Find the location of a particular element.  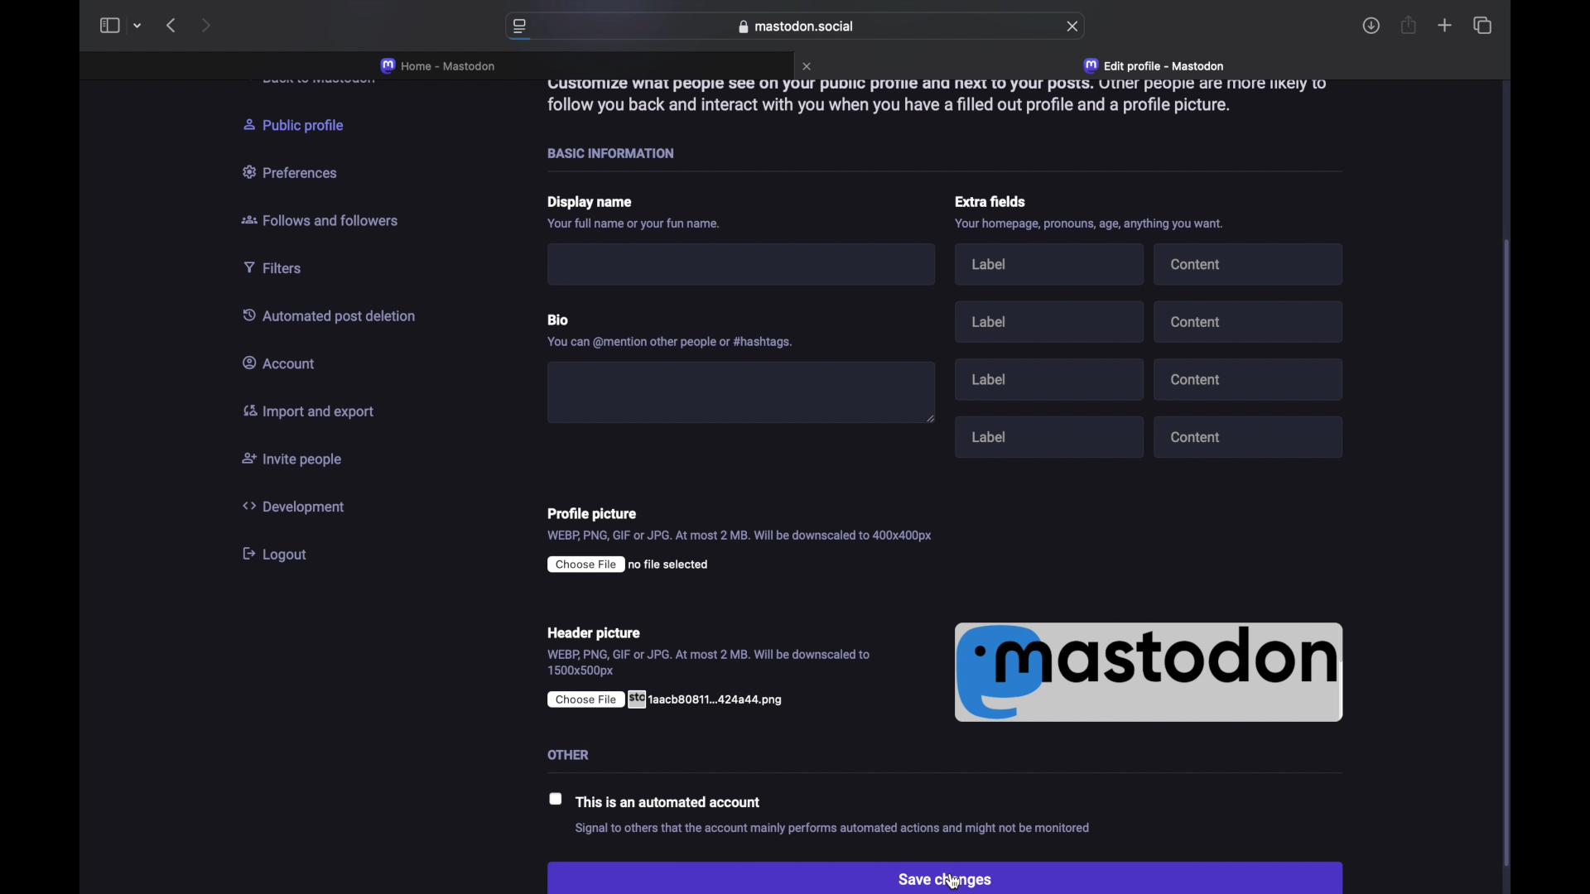

web address is located at coordinates (796, 26).